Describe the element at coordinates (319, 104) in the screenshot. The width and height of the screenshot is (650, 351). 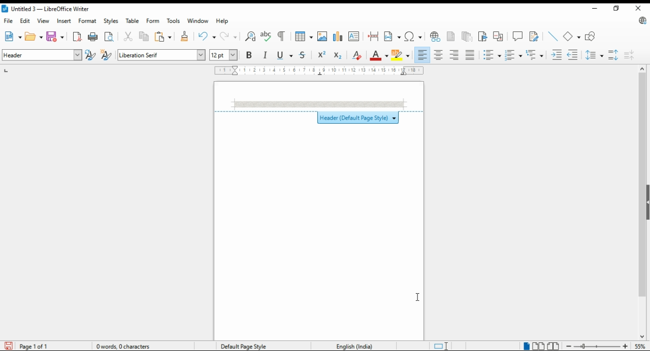
I see `Header image` at that location.